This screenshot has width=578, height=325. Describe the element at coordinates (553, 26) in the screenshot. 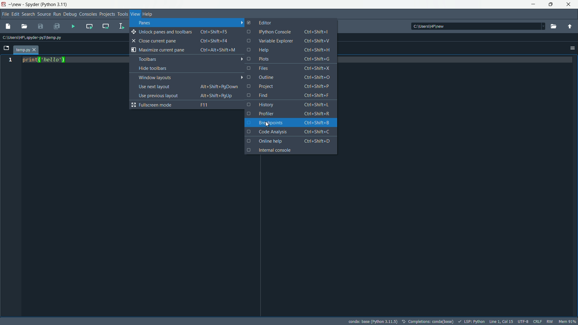

I see `browse directory` at that location.